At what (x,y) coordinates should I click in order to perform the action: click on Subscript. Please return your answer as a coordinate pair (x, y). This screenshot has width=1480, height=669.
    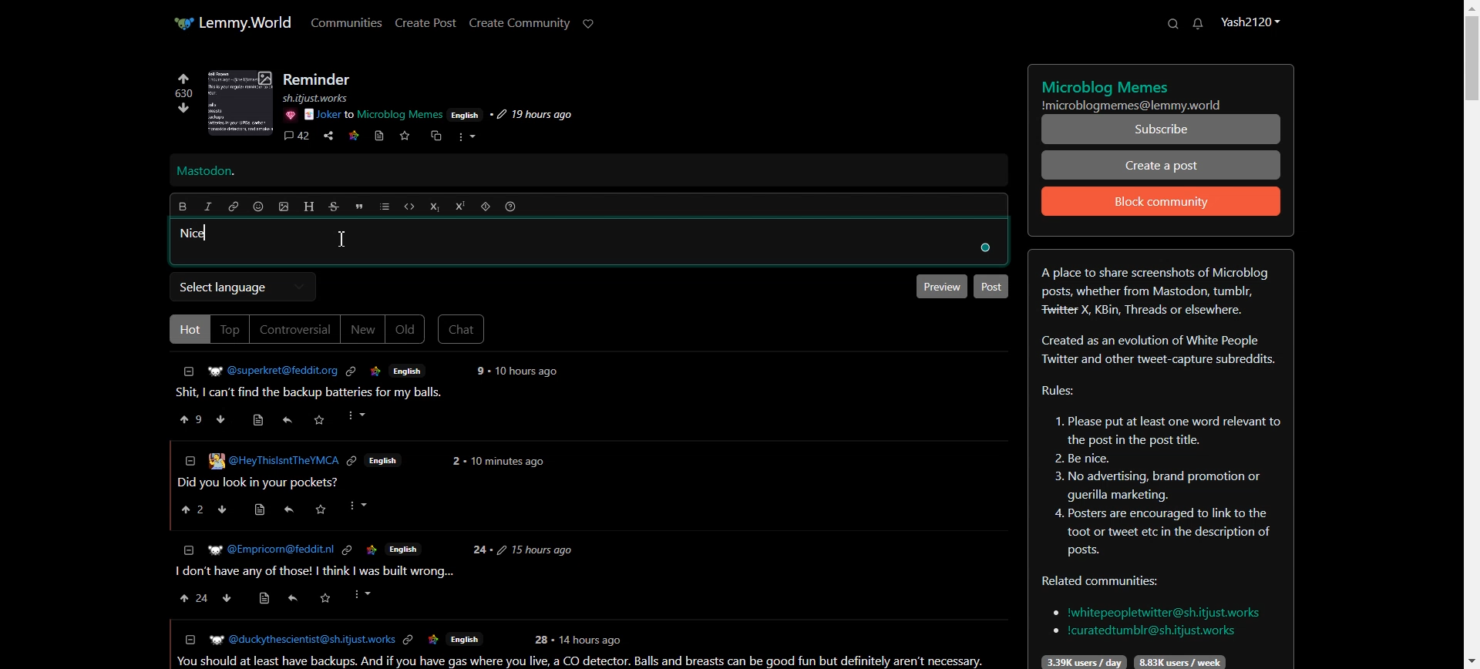
    Looking at the image, I should click on (434, 207).